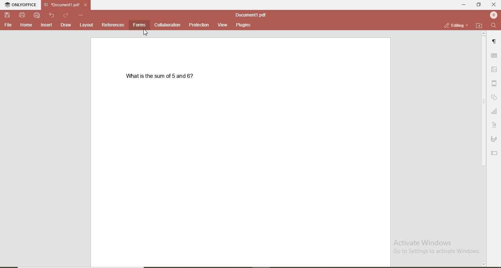 The width and height of the screenshot is (501, 268). I want to click on print, so click(21, 15).